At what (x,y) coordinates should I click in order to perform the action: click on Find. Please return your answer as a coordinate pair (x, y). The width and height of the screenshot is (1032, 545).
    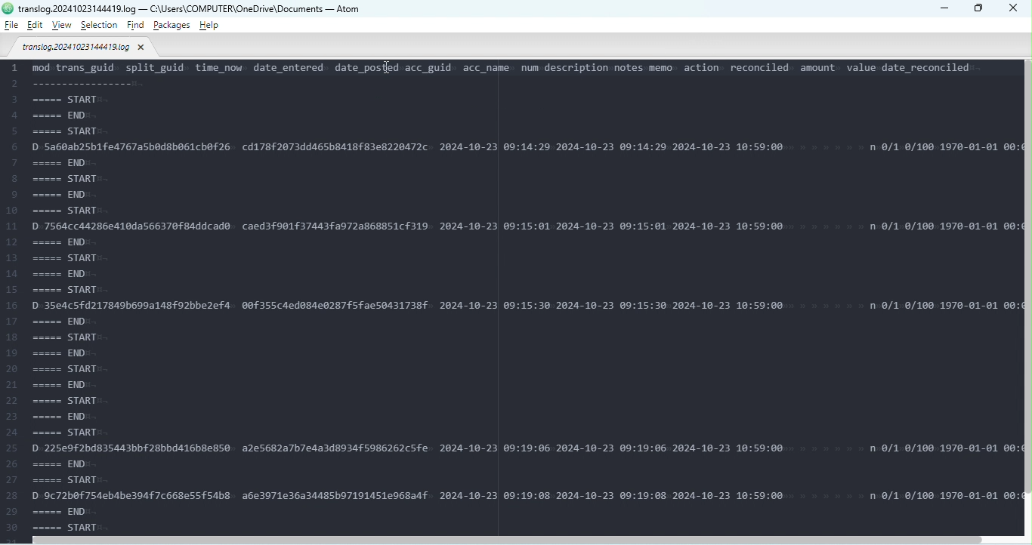
    Looking at the image, I should click on (137, 26).